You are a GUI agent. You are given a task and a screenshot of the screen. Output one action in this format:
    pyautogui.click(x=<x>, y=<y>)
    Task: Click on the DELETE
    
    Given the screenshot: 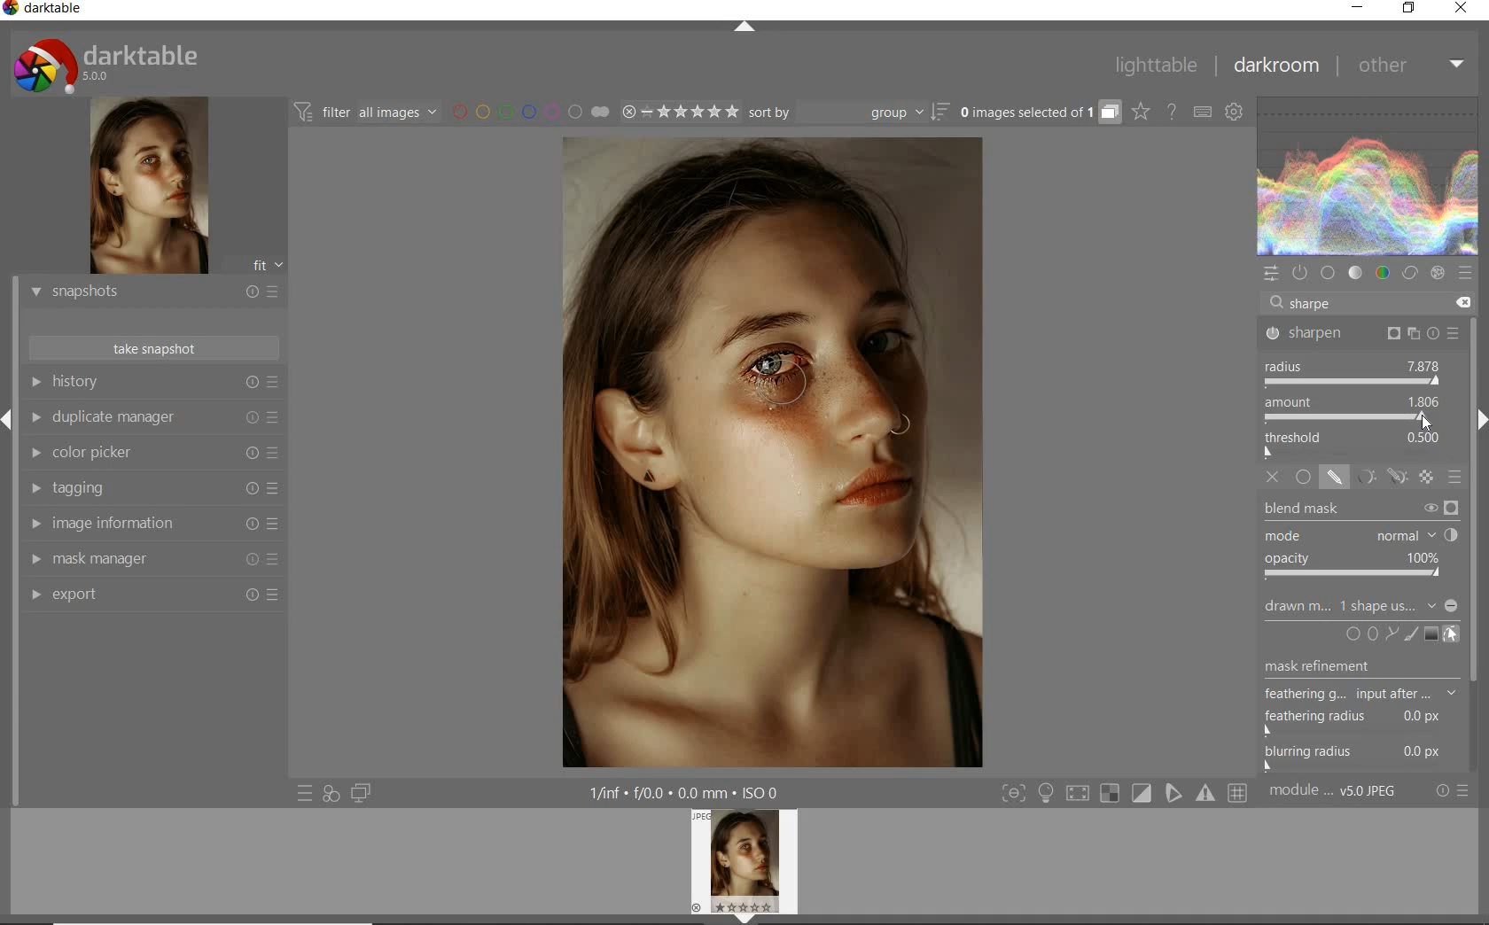 What is the action you would take?
    pyautogui.click(x=1460, y=303)
    